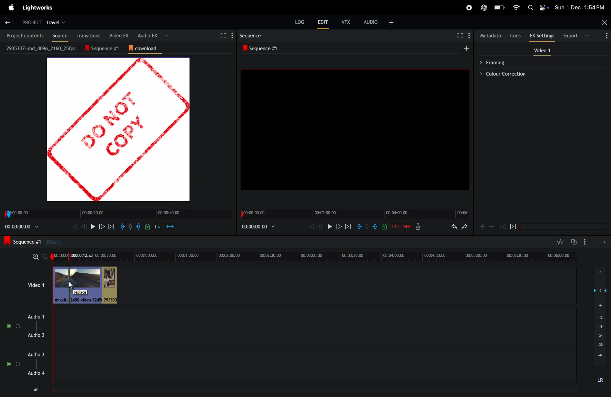 The width and height of the screenshot is (611, 397). What do you see at coordinates (119, 205) in the screenshot?
I see `Drag to change dimension` at bounding box center [119, 205].